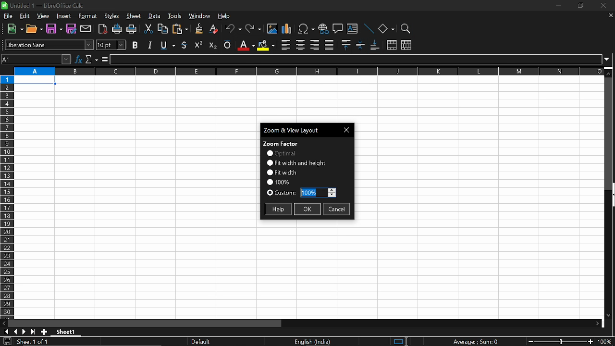 Image resolution: width=615 pixels, height=346 pixels. Describe the element at coordinates (337, 210) in the screenshot. I see `cancel` at that location.